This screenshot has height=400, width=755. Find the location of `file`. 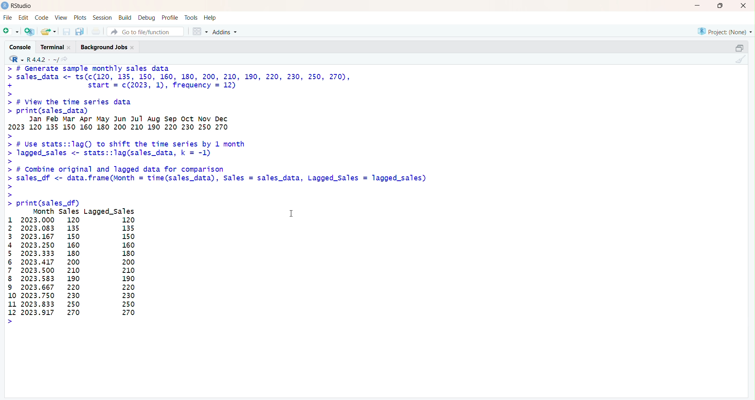

file is located at coordinates (7, 17).